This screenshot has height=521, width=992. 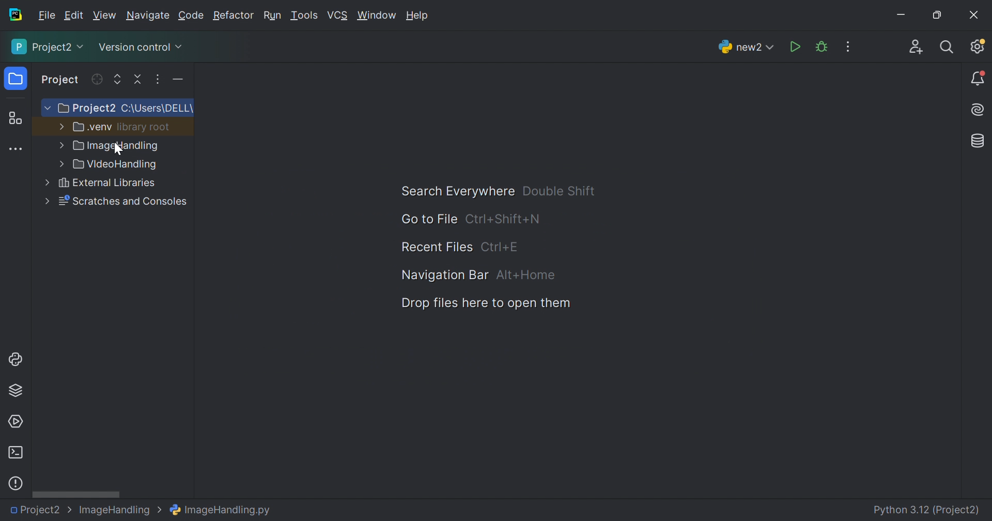 What do you see at coordinates (106, 16) in the screenshot?
I see `View` at bounding box center [106, 16].